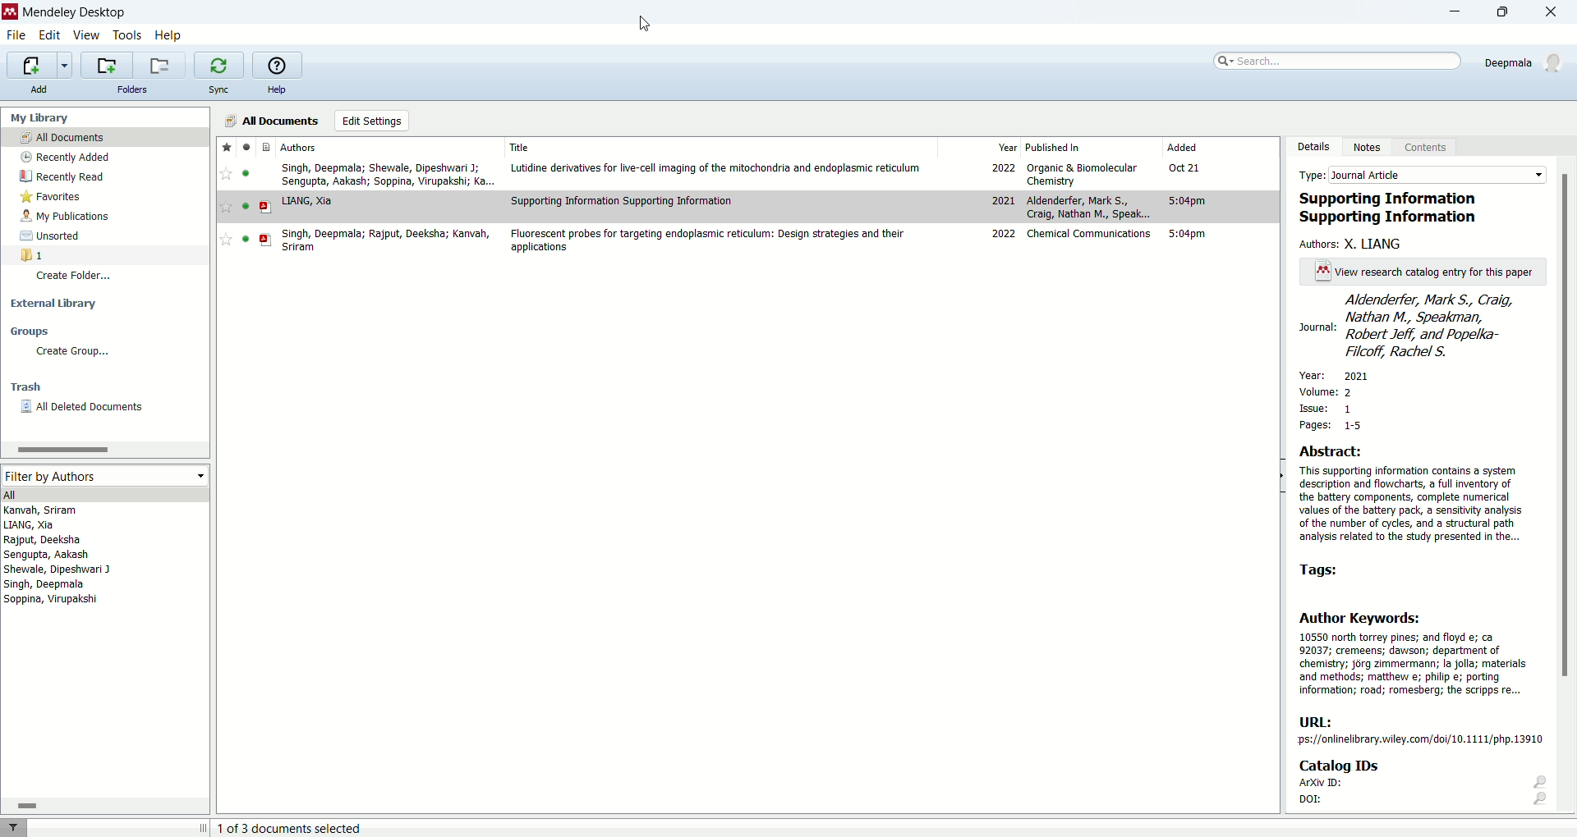 The height and width of the screenshot is (837, 1577). What do you see at coordinates (1371, 148) in the screenshot?
I see `notes` at bounding box center [1371, 148].